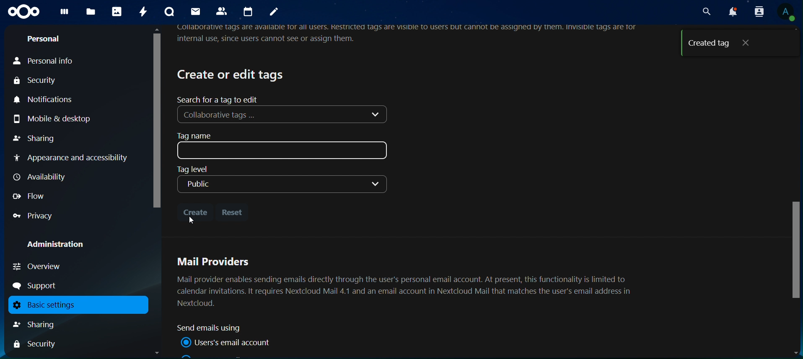 This screenshot has width=803, height=359. What do you see at coordinates (40, 82) in the screenshot?
I see `security` at bounding box center [40, 82].